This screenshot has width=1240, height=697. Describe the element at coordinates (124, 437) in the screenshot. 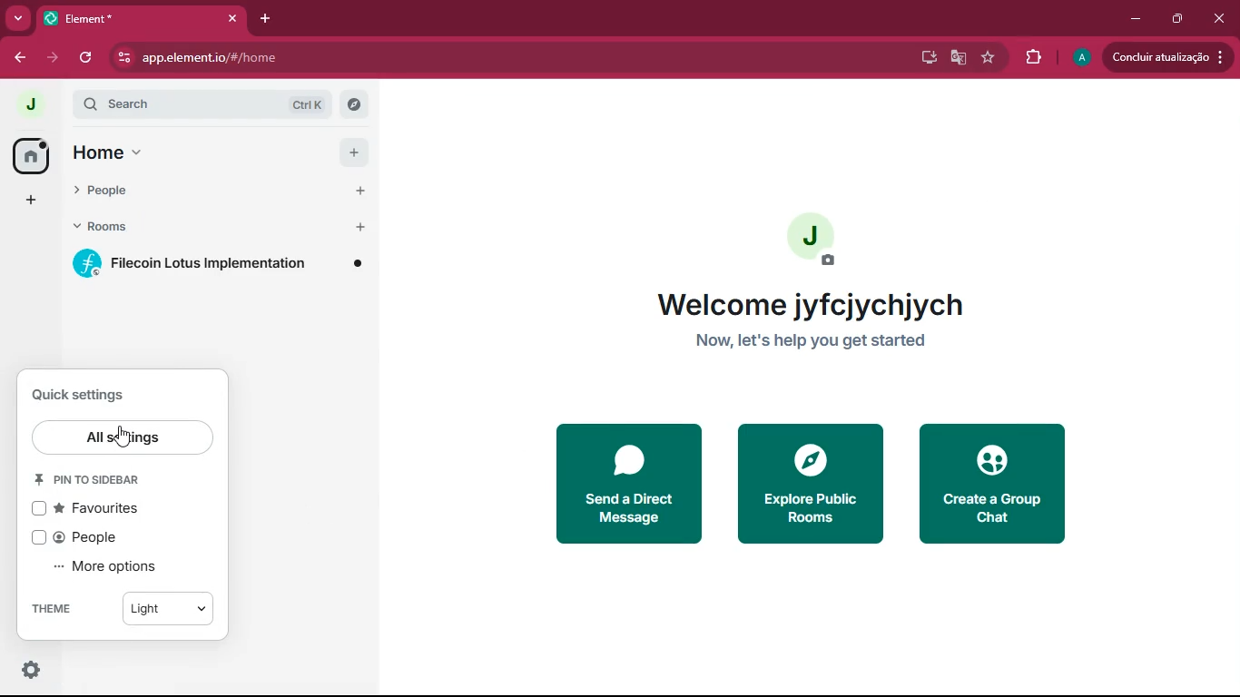

I see `cursor` at that location.